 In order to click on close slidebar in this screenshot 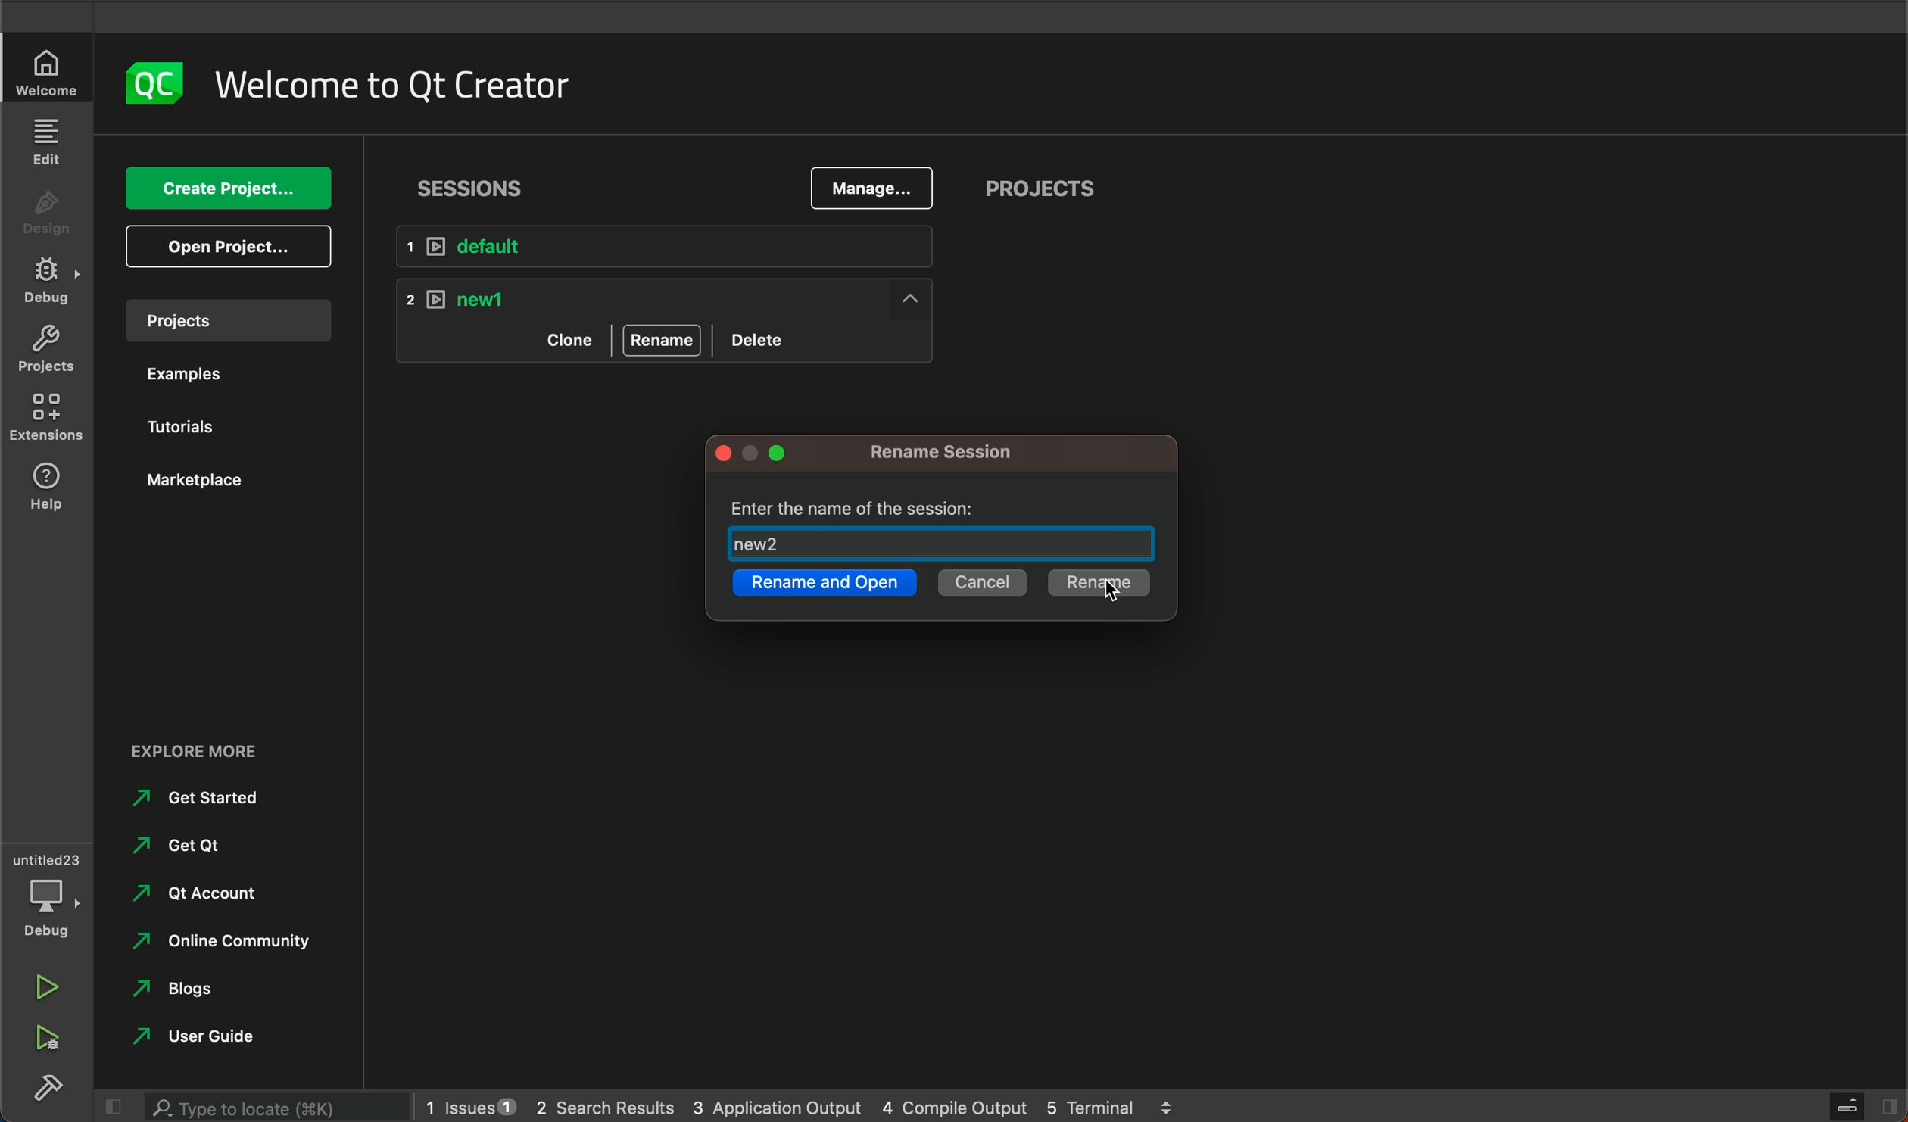, I will do `click(110, 1108)`.